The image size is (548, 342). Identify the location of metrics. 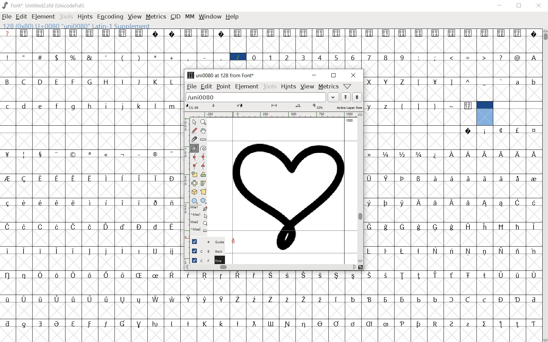
(328, 86).